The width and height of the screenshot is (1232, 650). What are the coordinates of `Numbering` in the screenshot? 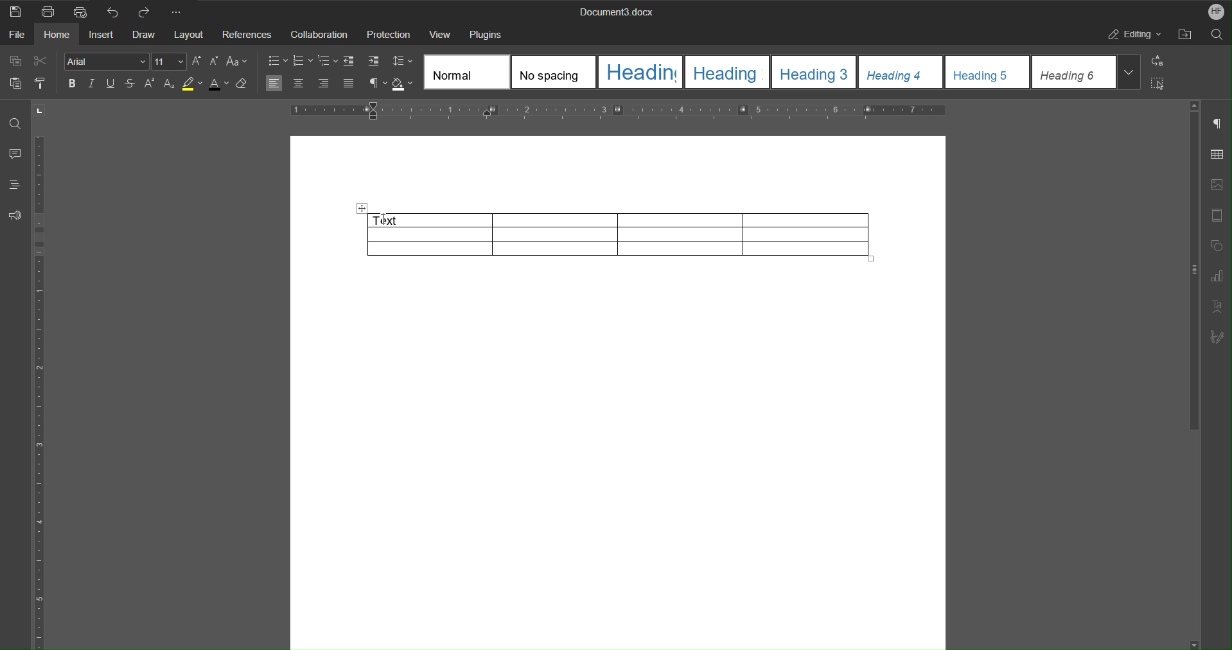 It's located at (302, 62).